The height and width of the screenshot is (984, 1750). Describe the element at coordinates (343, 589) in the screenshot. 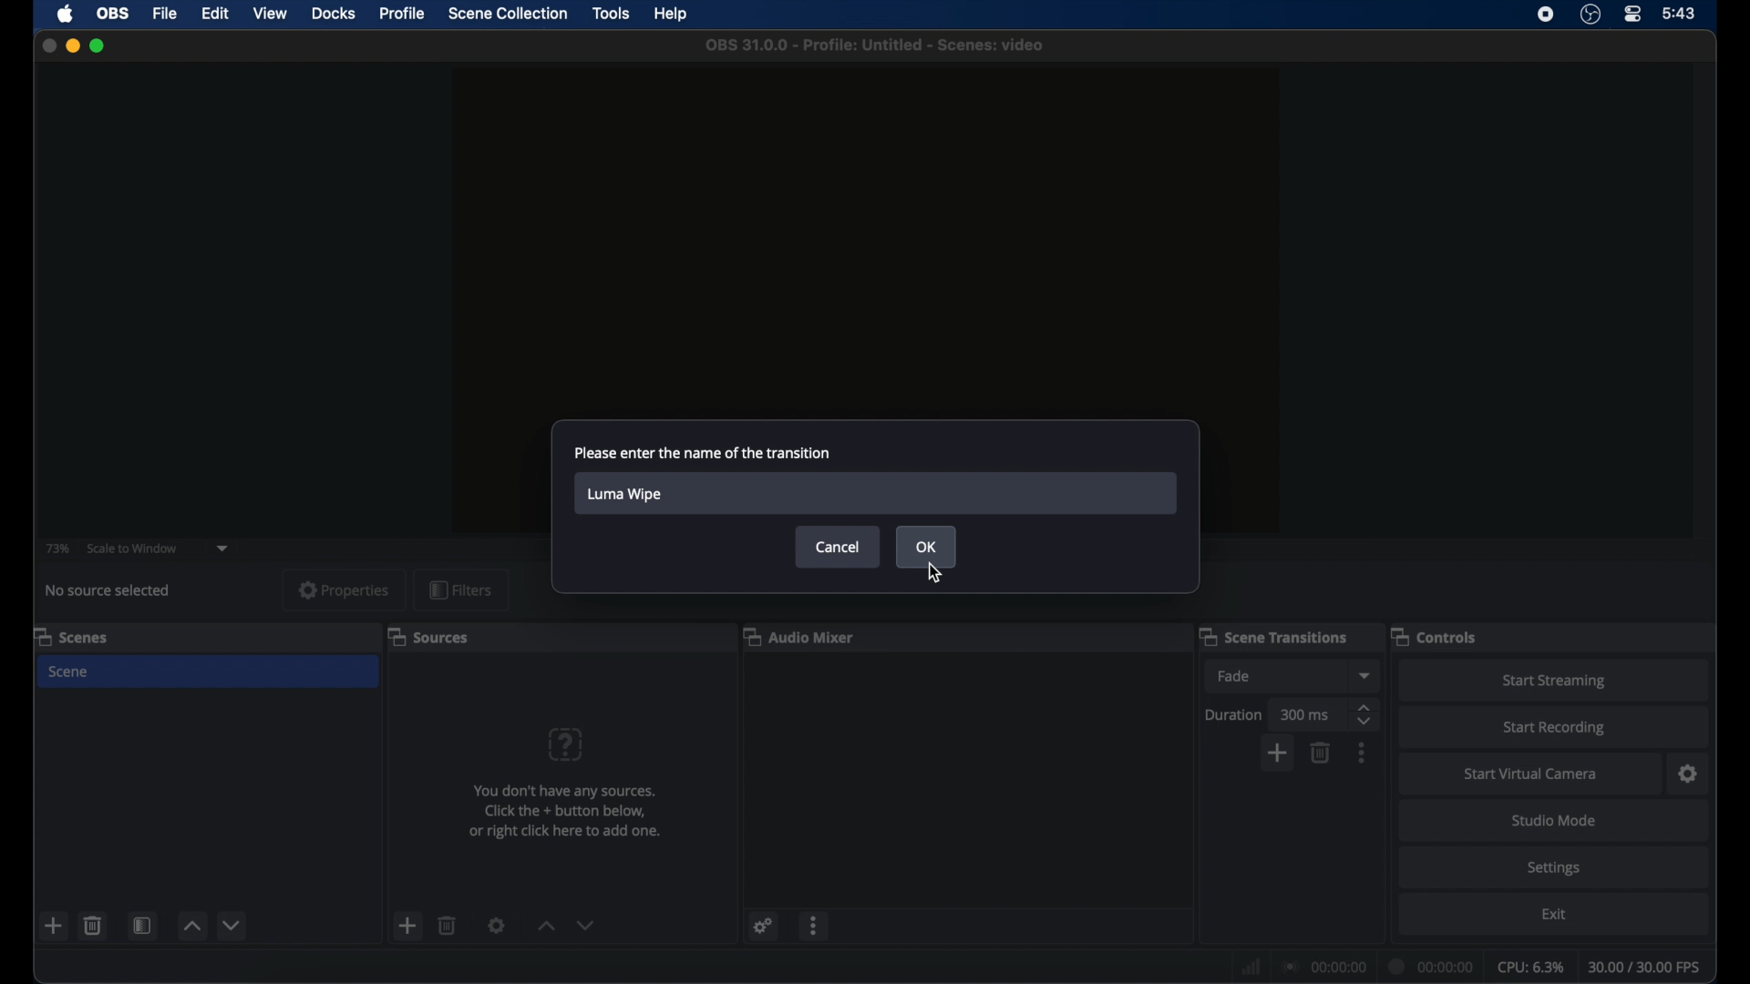

I see `properties` at that location.